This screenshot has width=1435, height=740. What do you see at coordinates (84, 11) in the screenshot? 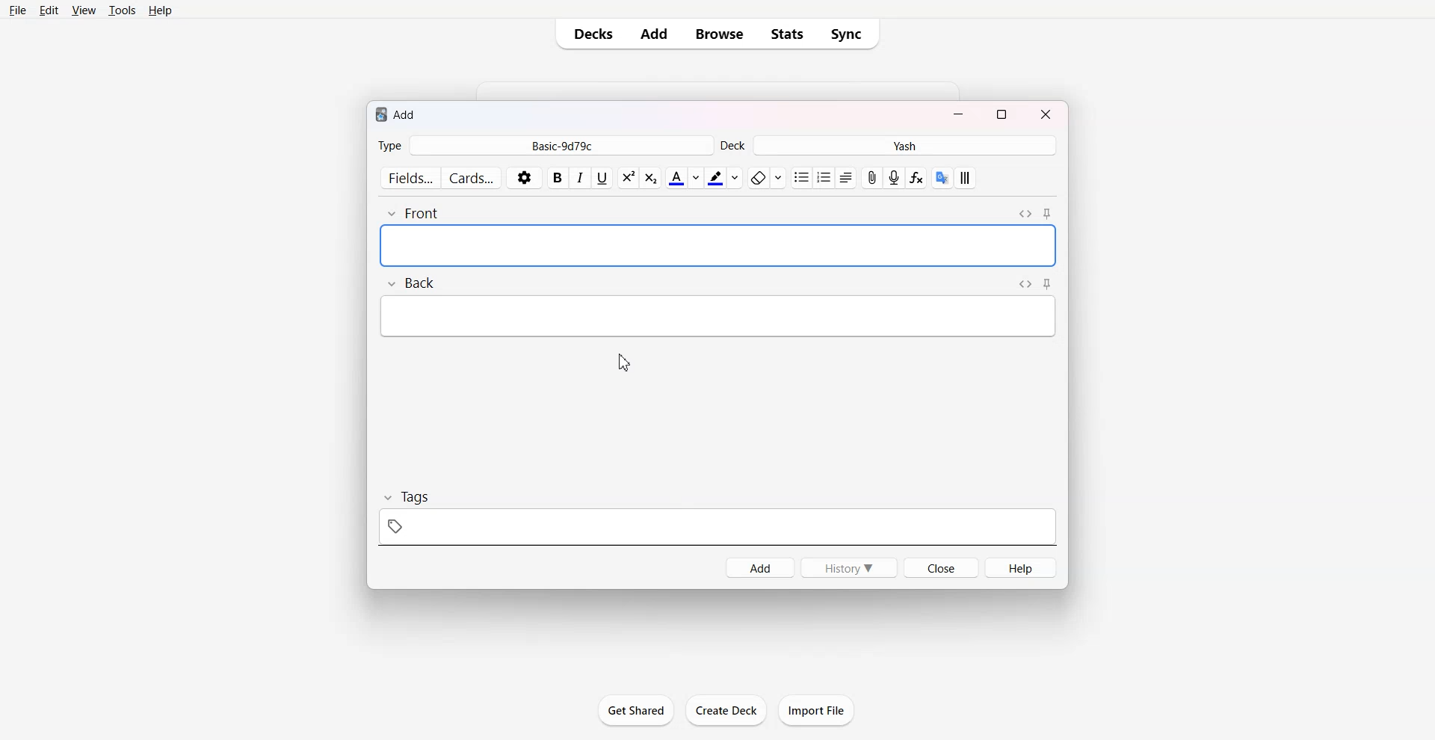
I see `View` at bounding box center [84, 11].